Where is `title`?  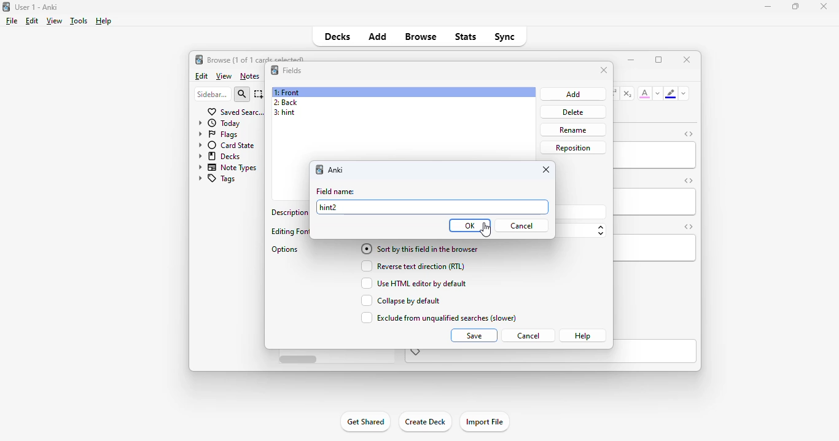
title is located at coordinates (37, 7).